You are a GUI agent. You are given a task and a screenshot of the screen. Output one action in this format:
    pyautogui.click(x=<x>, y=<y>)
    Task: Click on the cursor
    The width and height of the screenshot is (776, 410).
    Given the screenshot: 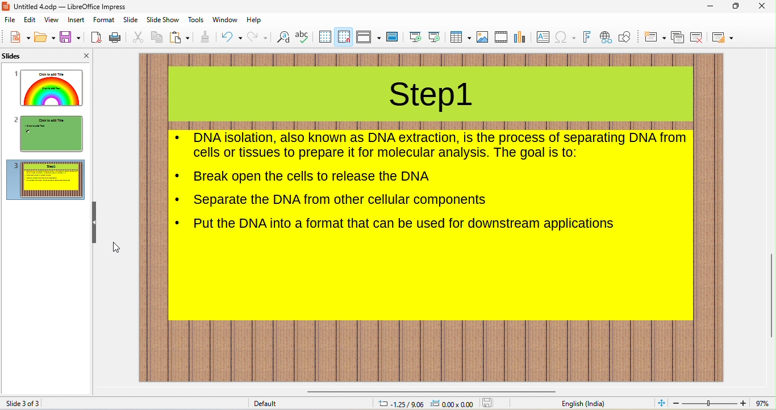 What is the action you would take?
    pyautogui.click(x=118, y=248)
    